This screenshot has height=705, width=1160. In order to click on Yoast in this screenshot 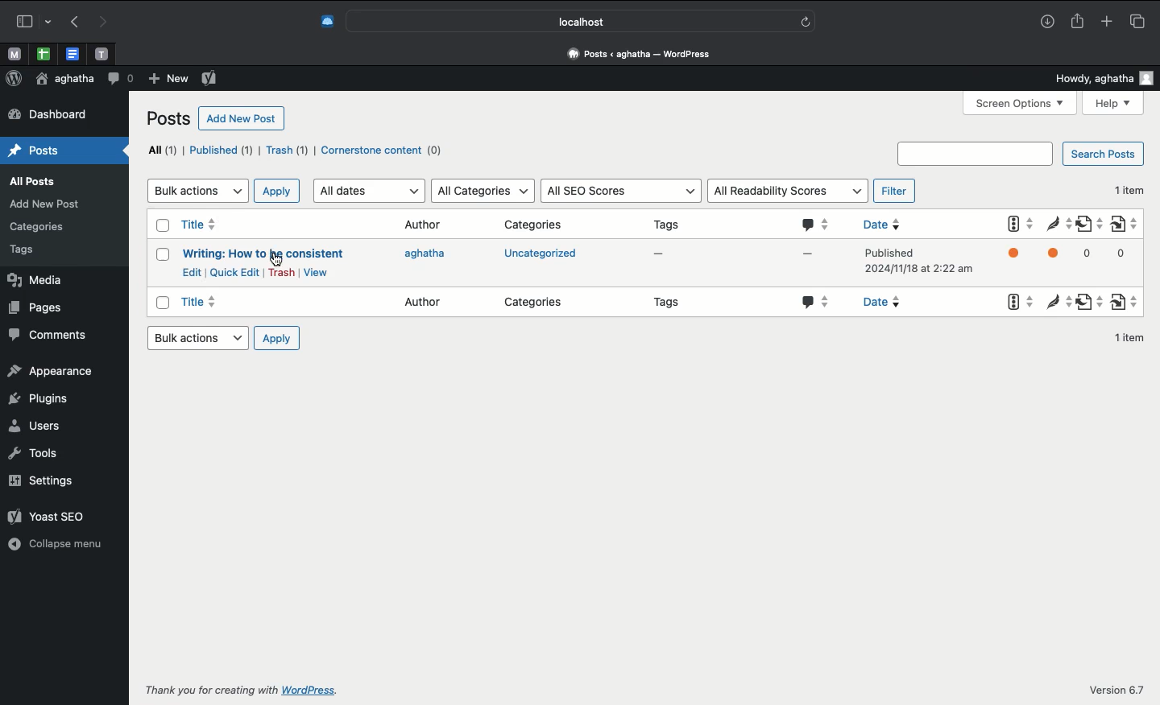, I will do `click(1020, 225)`.